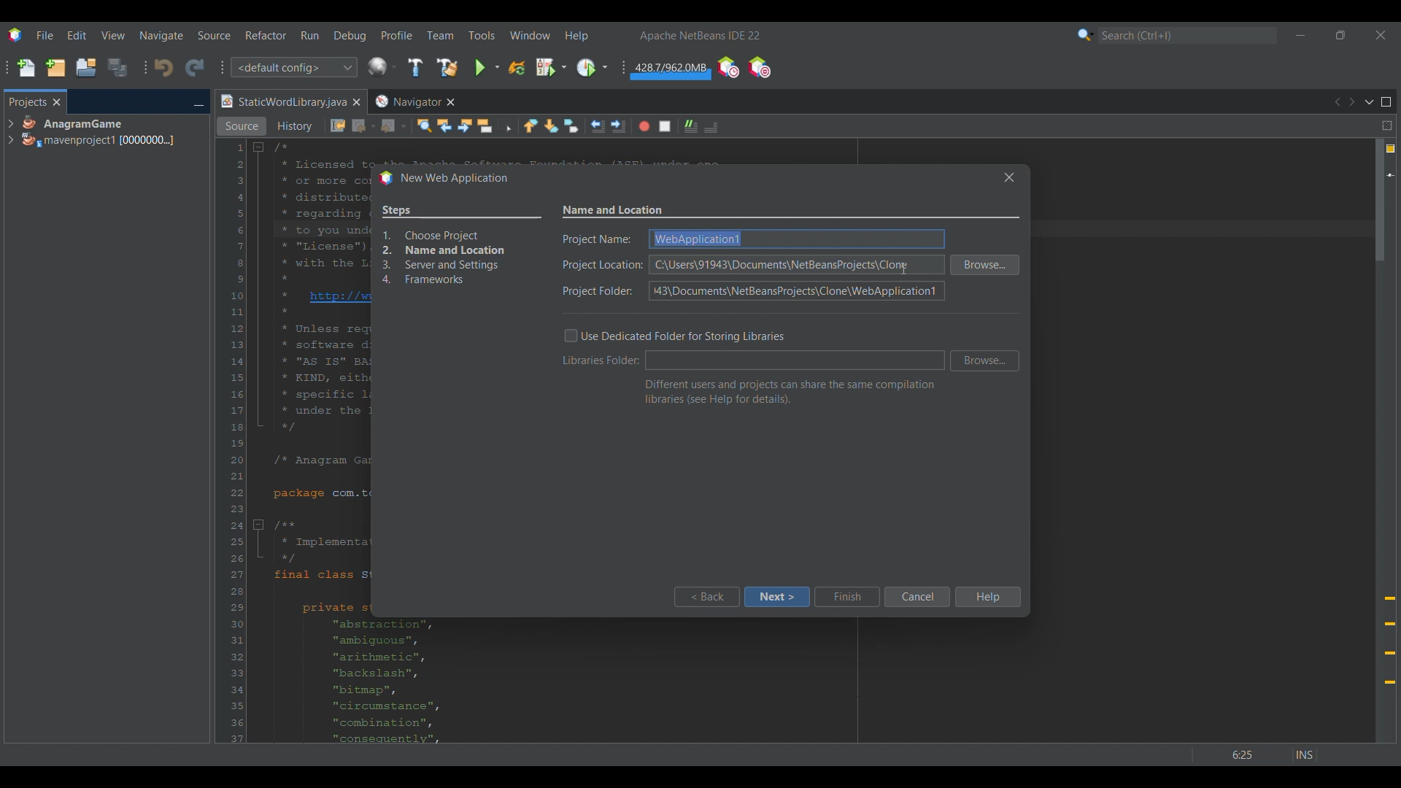  What do you see at coordinates (485, 125) in the screenshot?
I see `Toggle highlight search` at bounding box center [485, 125].